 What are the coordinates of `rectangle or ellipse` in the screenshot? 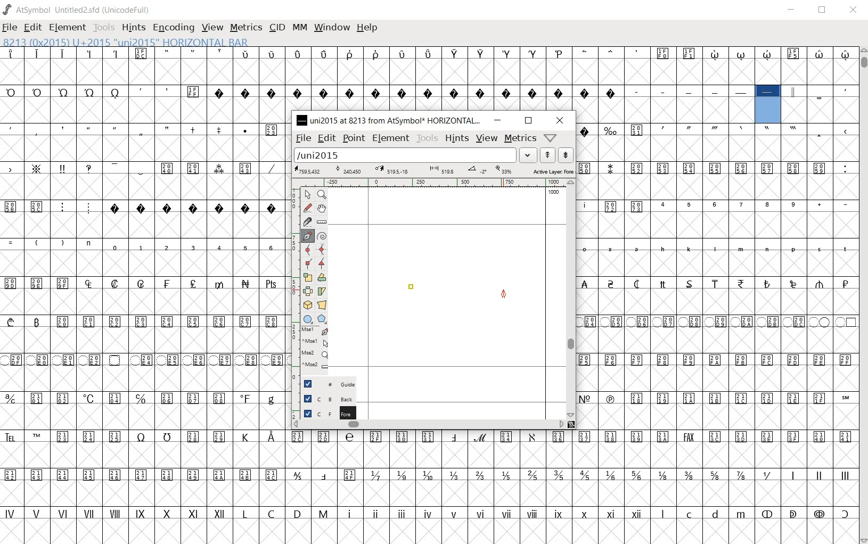 It's located at (307, 319).